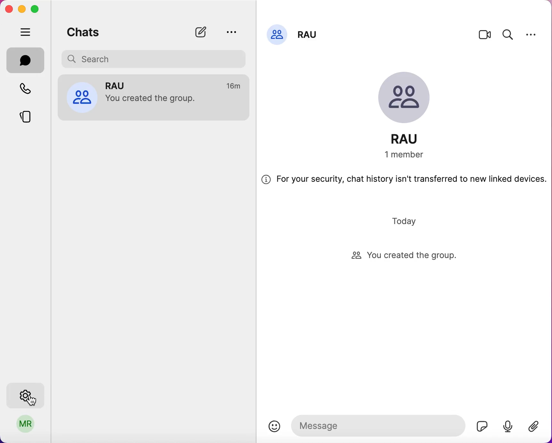  What do you see at coordinates (231, 32) in the screenshot?
I see `view achive` at bounding box center [231, 32].